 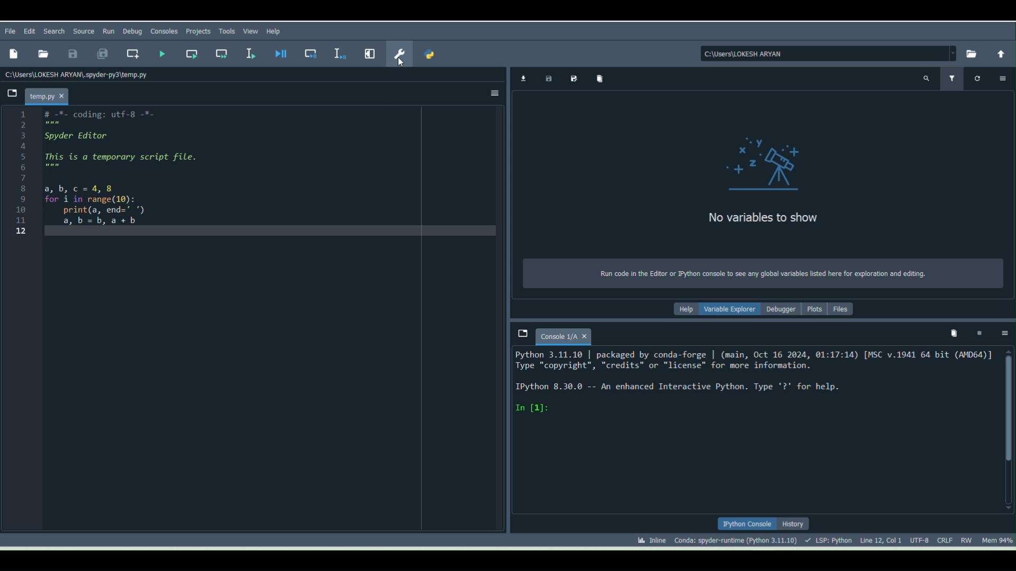 I want to click on Interrupt kernel, so click(x=979, y=329).